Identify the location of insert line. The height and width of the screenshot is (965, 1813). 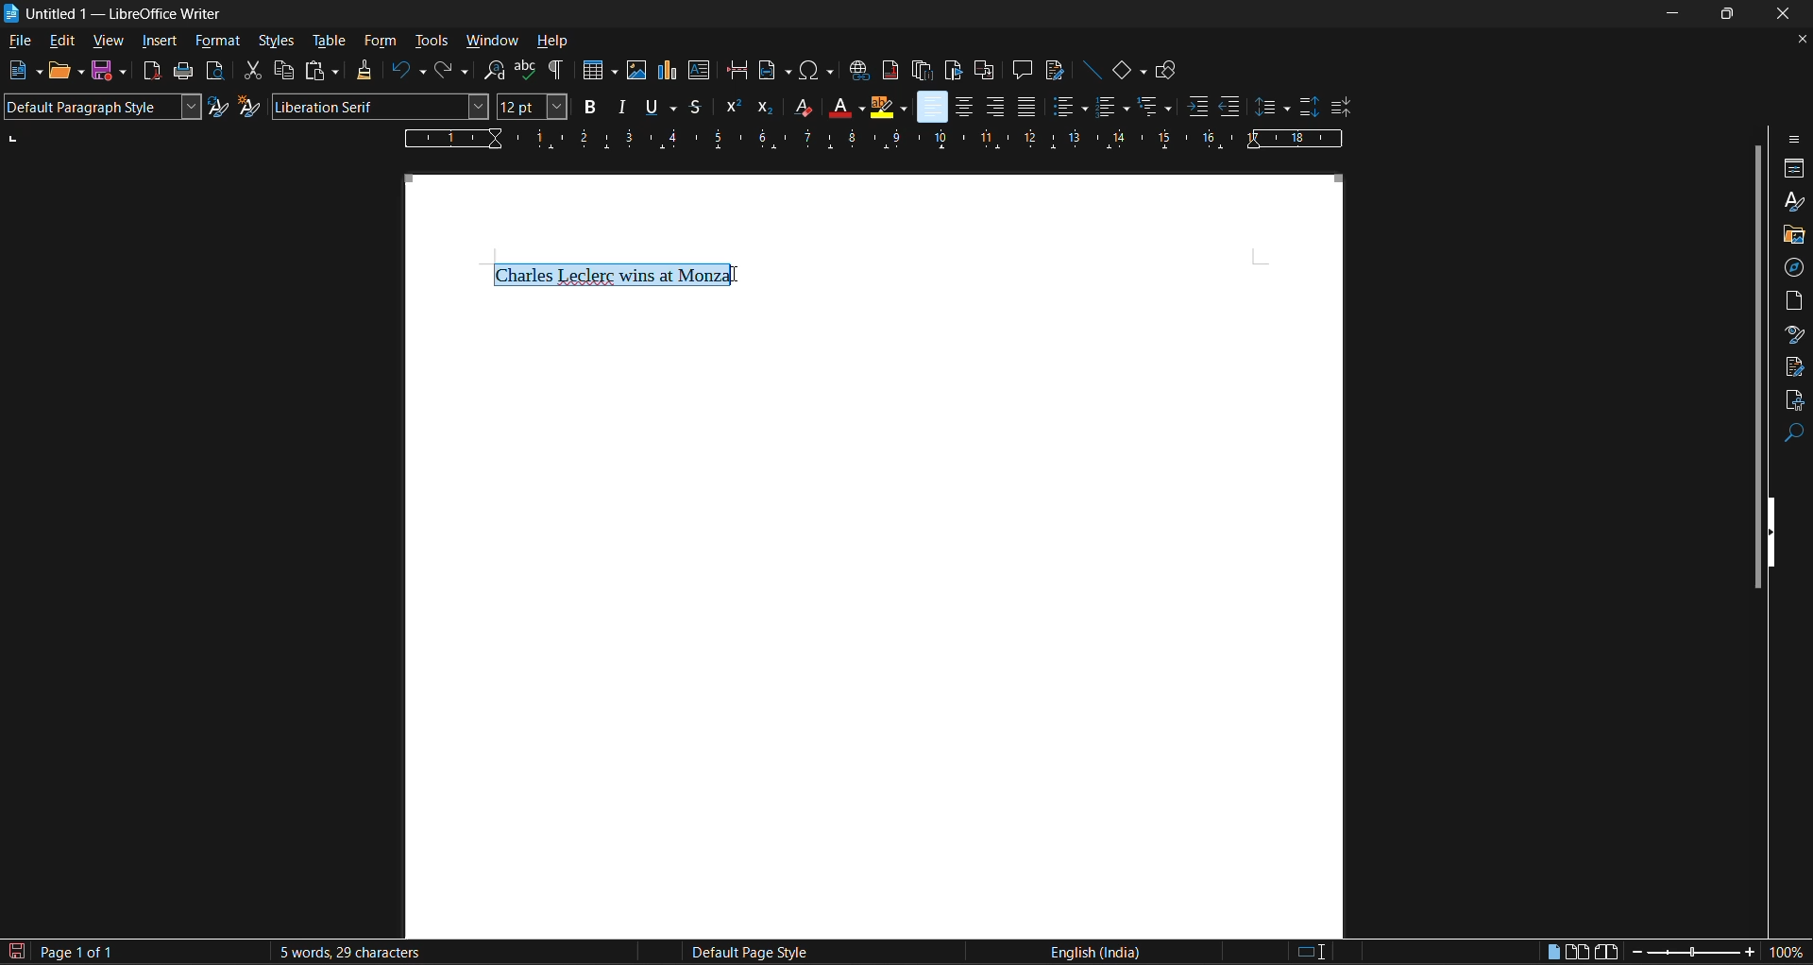
(1091, 70).